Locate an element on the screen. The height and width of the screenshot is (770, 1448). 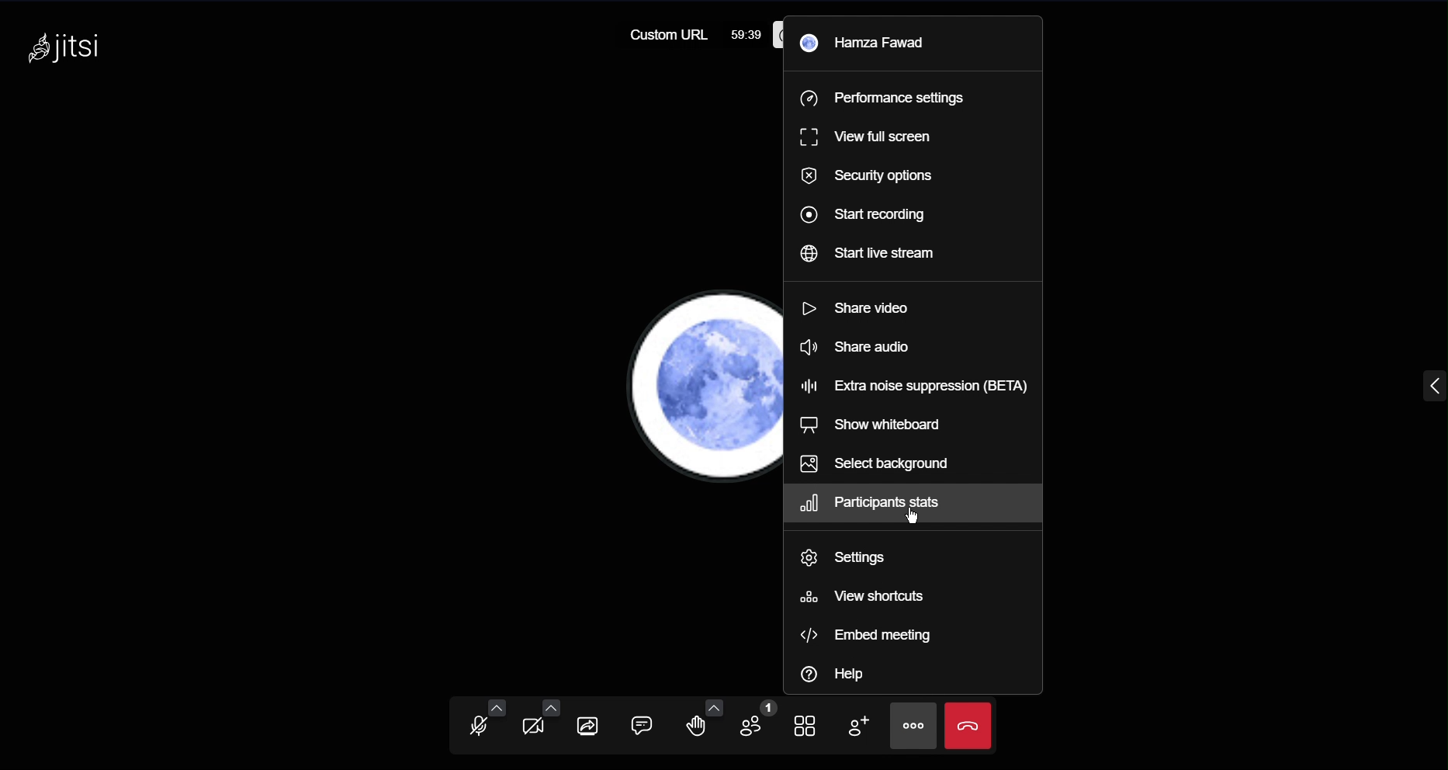
Audio is located at coordinates (476, 724).